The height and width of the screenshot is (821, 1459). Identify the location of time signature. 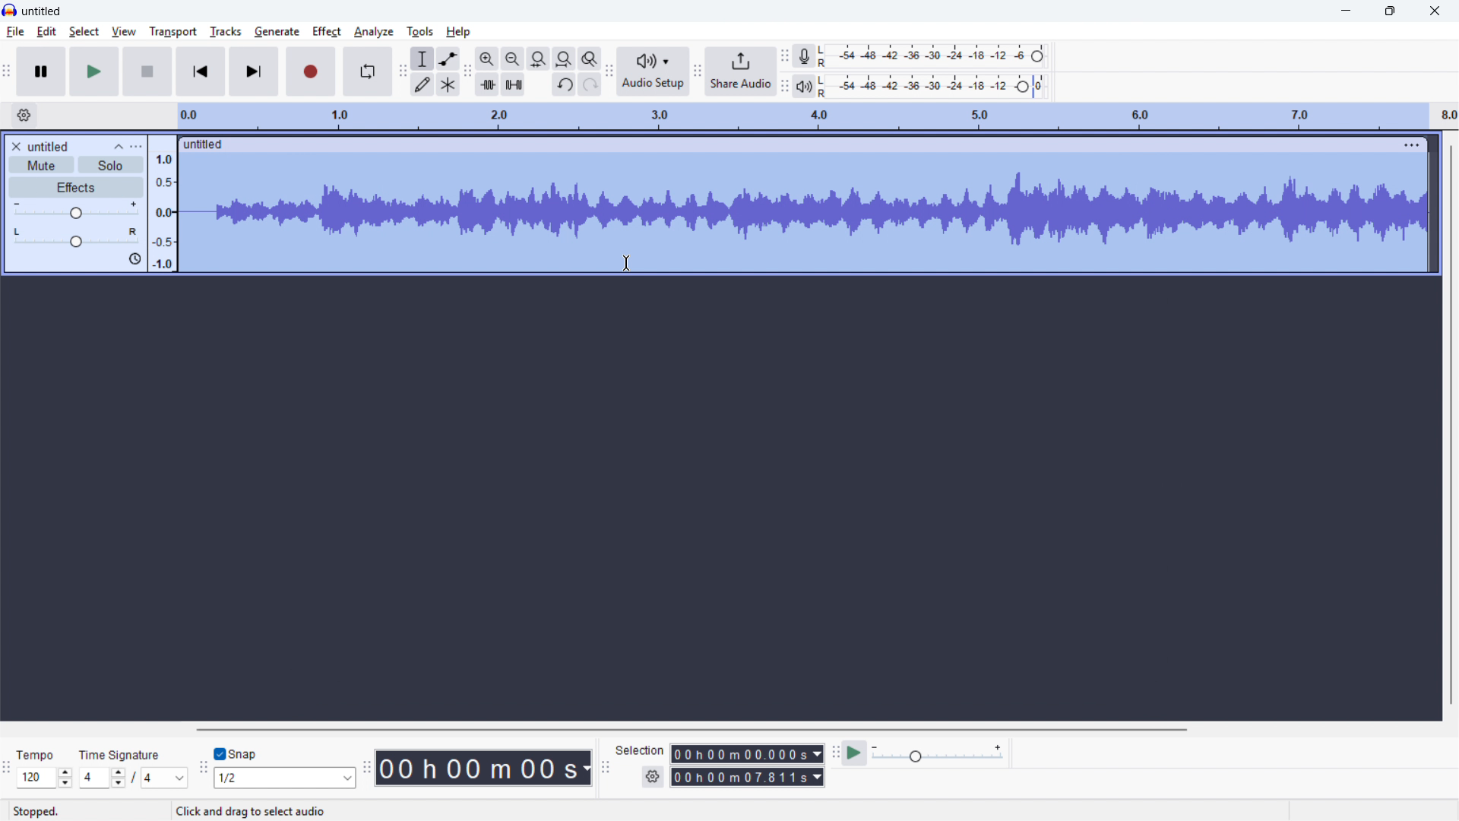
(120, 756).